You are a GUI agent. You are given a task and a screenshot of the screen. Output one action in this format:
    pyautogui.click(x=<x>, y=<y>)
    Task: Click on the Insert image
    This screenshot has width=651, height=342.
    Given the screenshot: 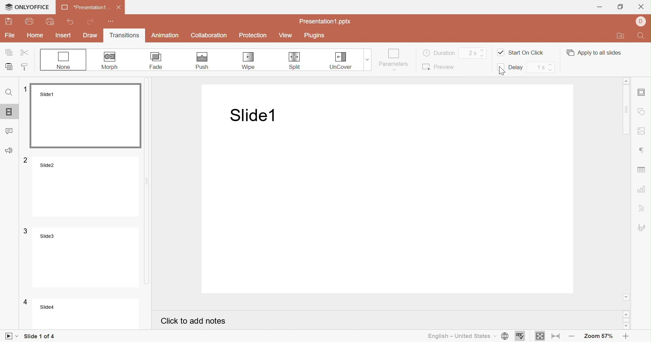 What is the action you would take?
    pyautogui.click(x=643, y=131)
    